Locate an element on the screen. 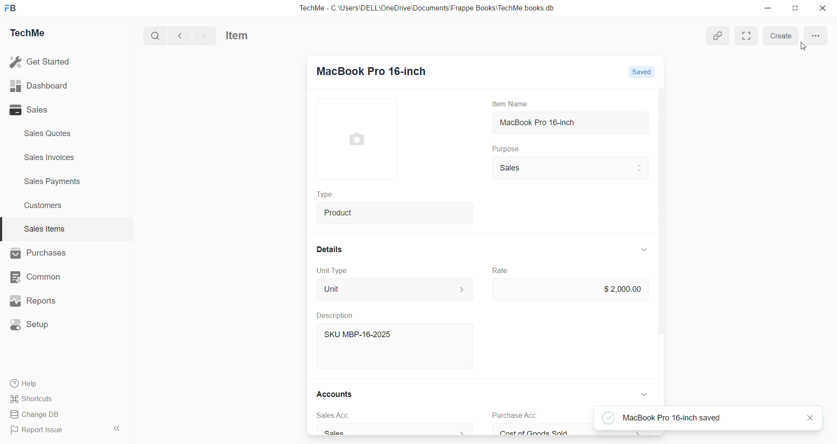 The height and width of the screenshot is (444, 837). Purchases is located at coordinates (39, 253).